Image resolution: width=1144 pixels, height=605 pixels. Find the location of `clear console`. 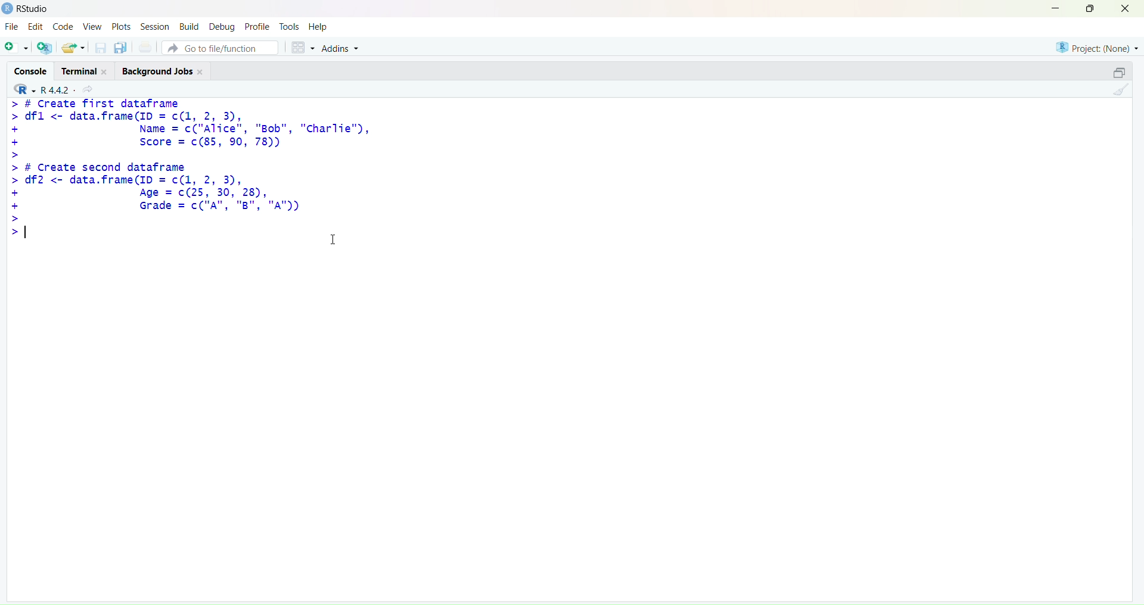

clear console is located at coordinates (1121, 90).